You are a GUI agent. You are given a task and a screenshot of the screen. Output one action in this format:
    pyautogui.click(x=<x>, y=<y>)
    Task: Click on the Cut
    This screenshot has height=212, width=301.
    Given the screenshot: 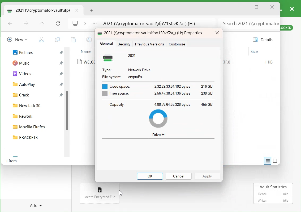 What is the action you would take?
    pyautogui.click(x=41, y=39)
    